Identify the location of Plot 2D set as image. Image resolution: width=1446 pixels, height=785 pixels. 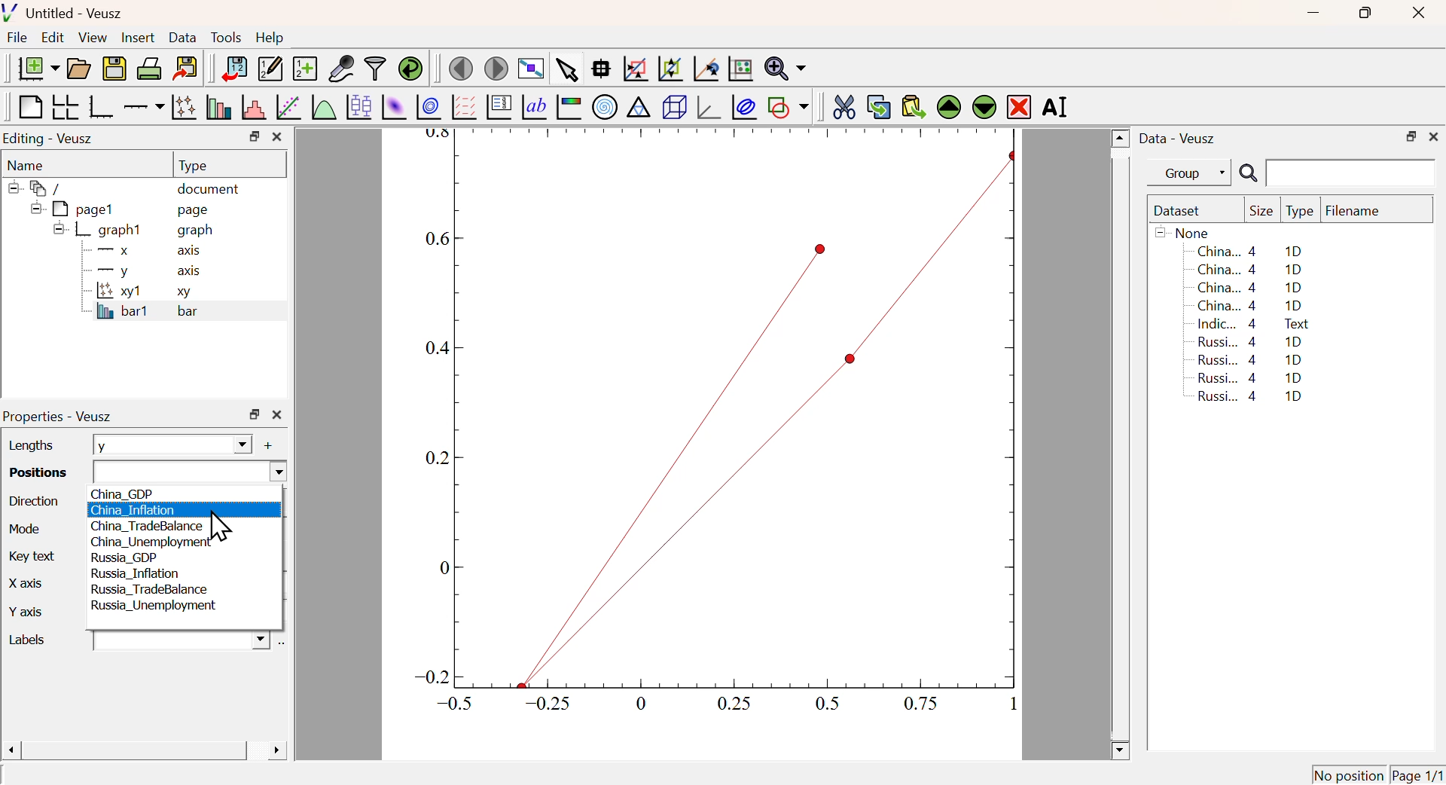
(393, 108).